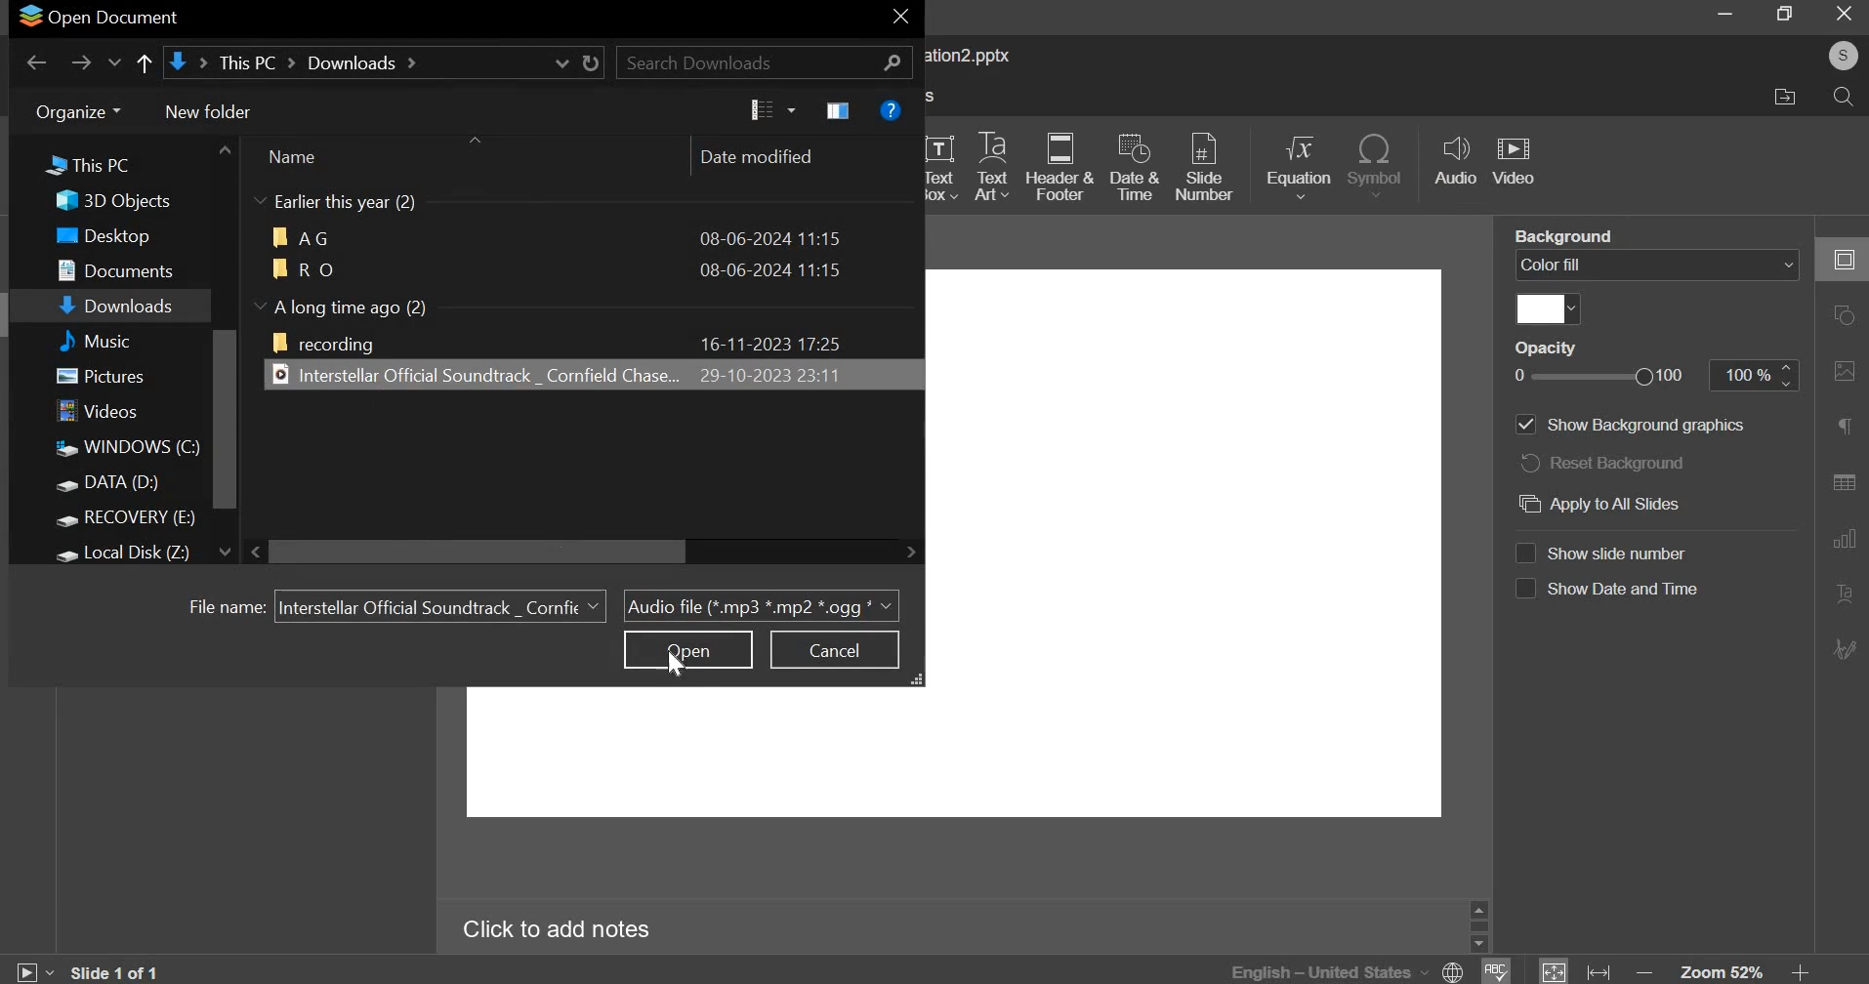 This screenshot has height=984, width=1869. I want to click on open document, so click(98, 19).